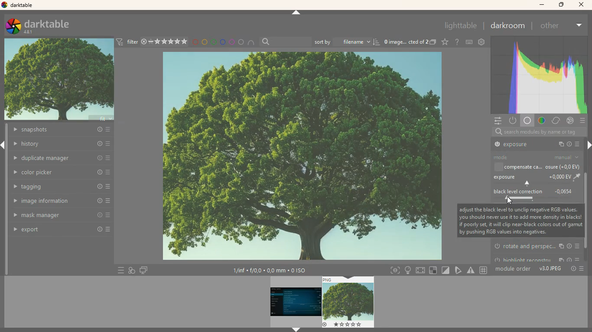 Image resolution: width=592 pixels, height=332 pixels. Describe the element at coordinates (520, 220) in the screenshot. I see `description` at that location.